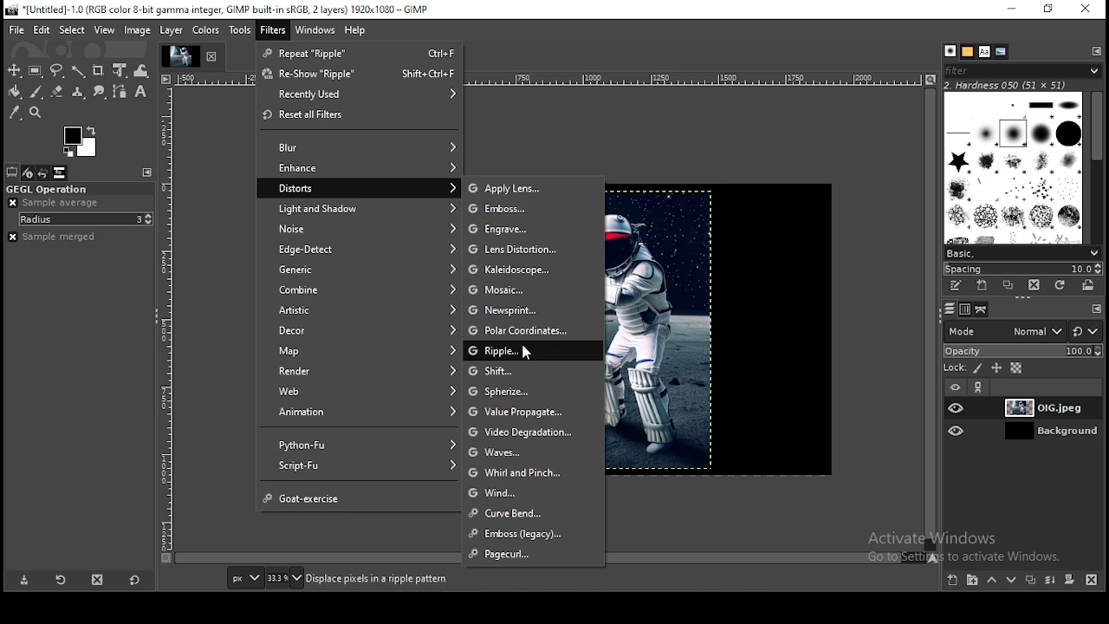 The image size is (1109, 624). What do you see at coordinates (951, 50) in the screenshot?
I see `brushes` at bounding box center [951, 50].